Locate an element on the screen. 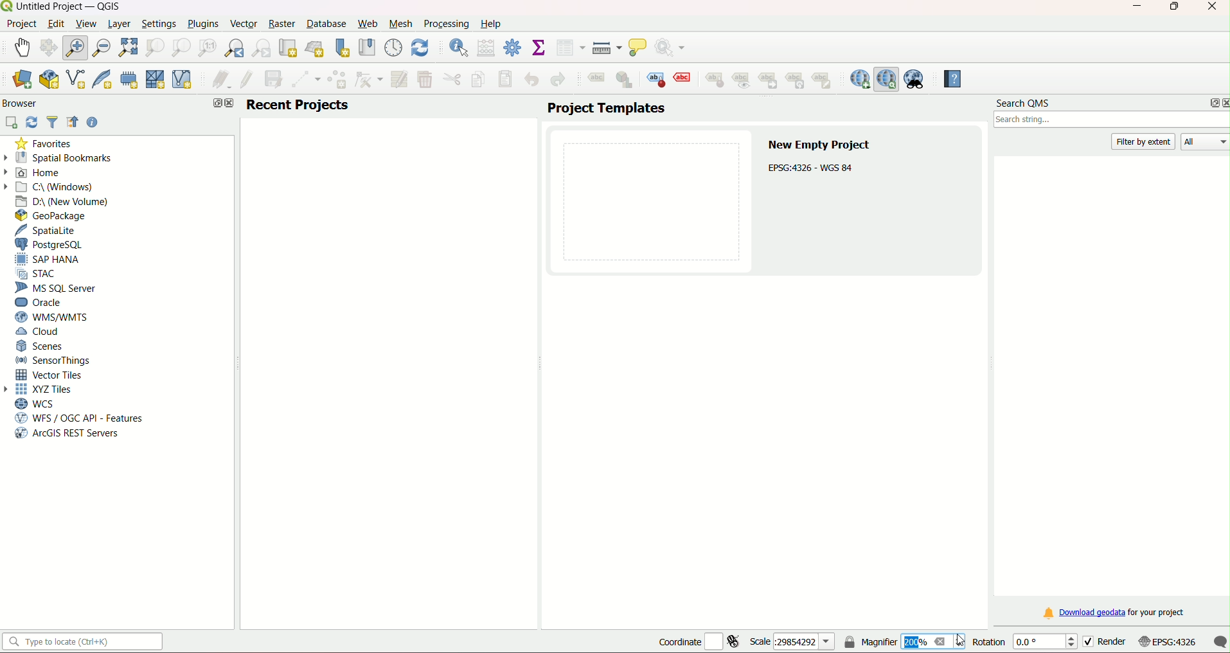  refresh is located at coordinates (32, 122).